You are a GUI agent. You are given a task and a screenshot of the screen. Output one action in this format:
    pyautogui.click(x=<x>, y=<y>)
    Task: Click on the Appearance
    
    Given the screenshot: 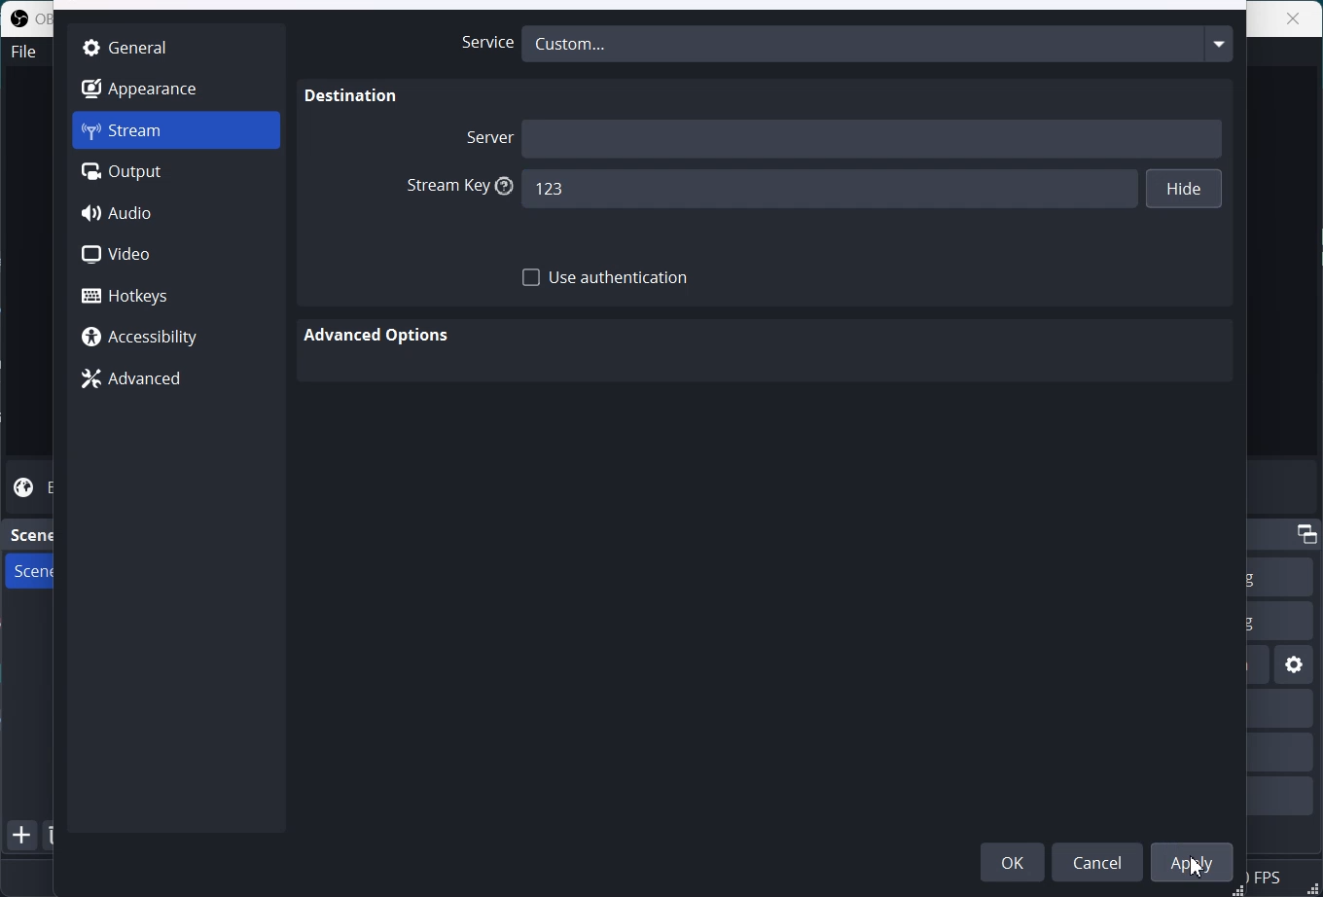 What is the action you would take?
    pyautogui.click(x=175, y=88)
    